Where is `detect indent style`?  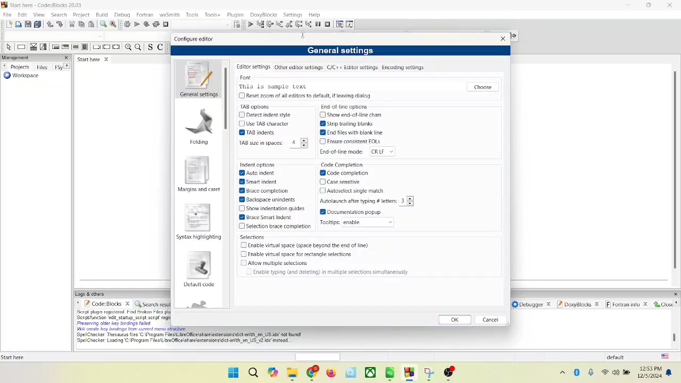
detect indent style is located at coordinates (263, 115).